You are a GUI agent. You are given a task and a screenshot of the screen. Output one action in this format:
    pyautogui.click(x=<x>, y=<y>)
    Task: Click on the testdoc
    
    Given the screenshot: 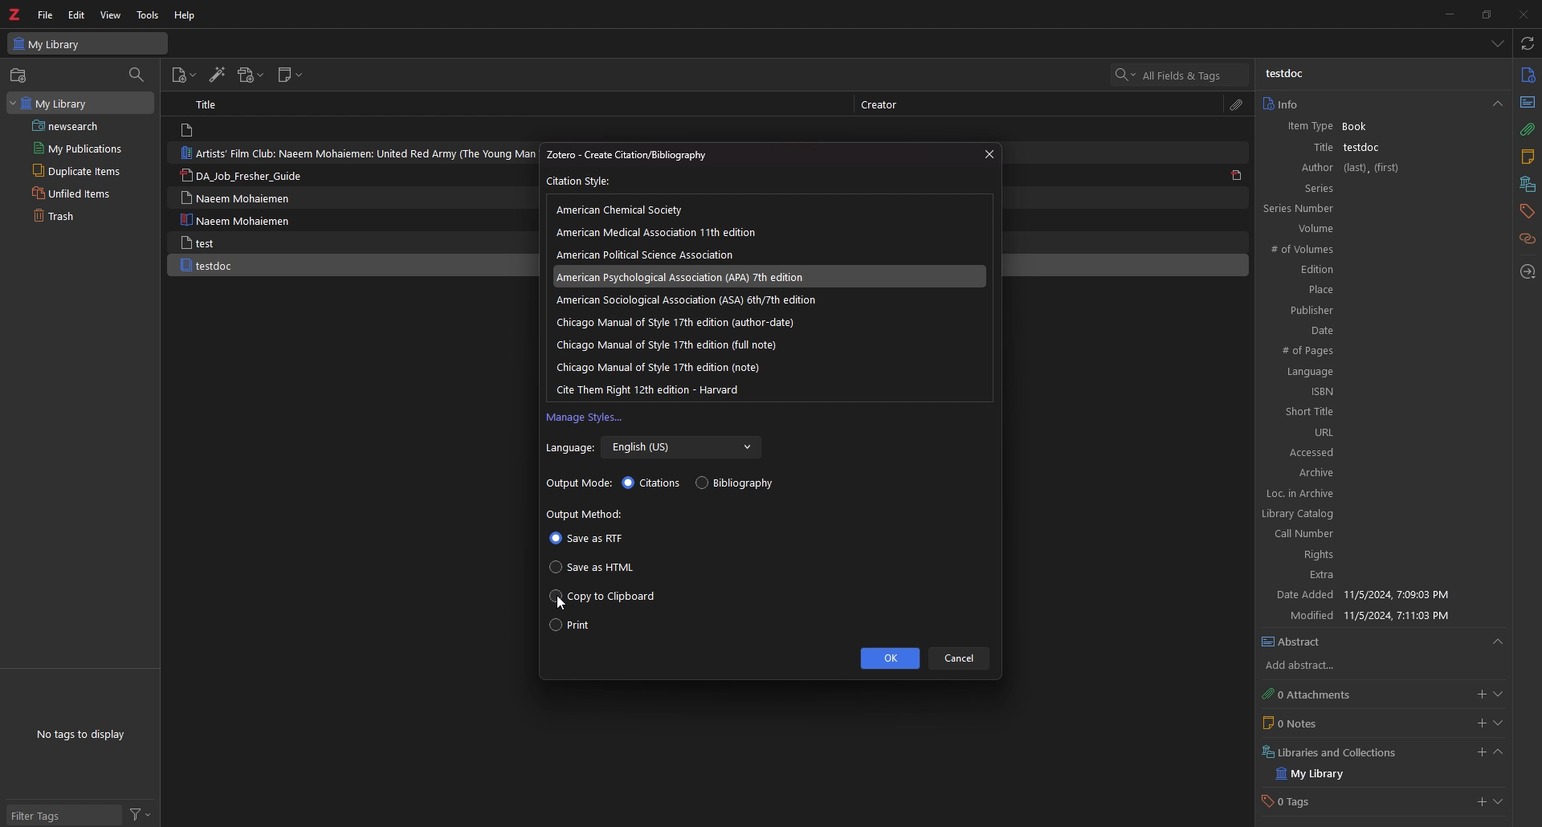 What is the action you would take?
    pyautogui.click(x=209, y=266)
    